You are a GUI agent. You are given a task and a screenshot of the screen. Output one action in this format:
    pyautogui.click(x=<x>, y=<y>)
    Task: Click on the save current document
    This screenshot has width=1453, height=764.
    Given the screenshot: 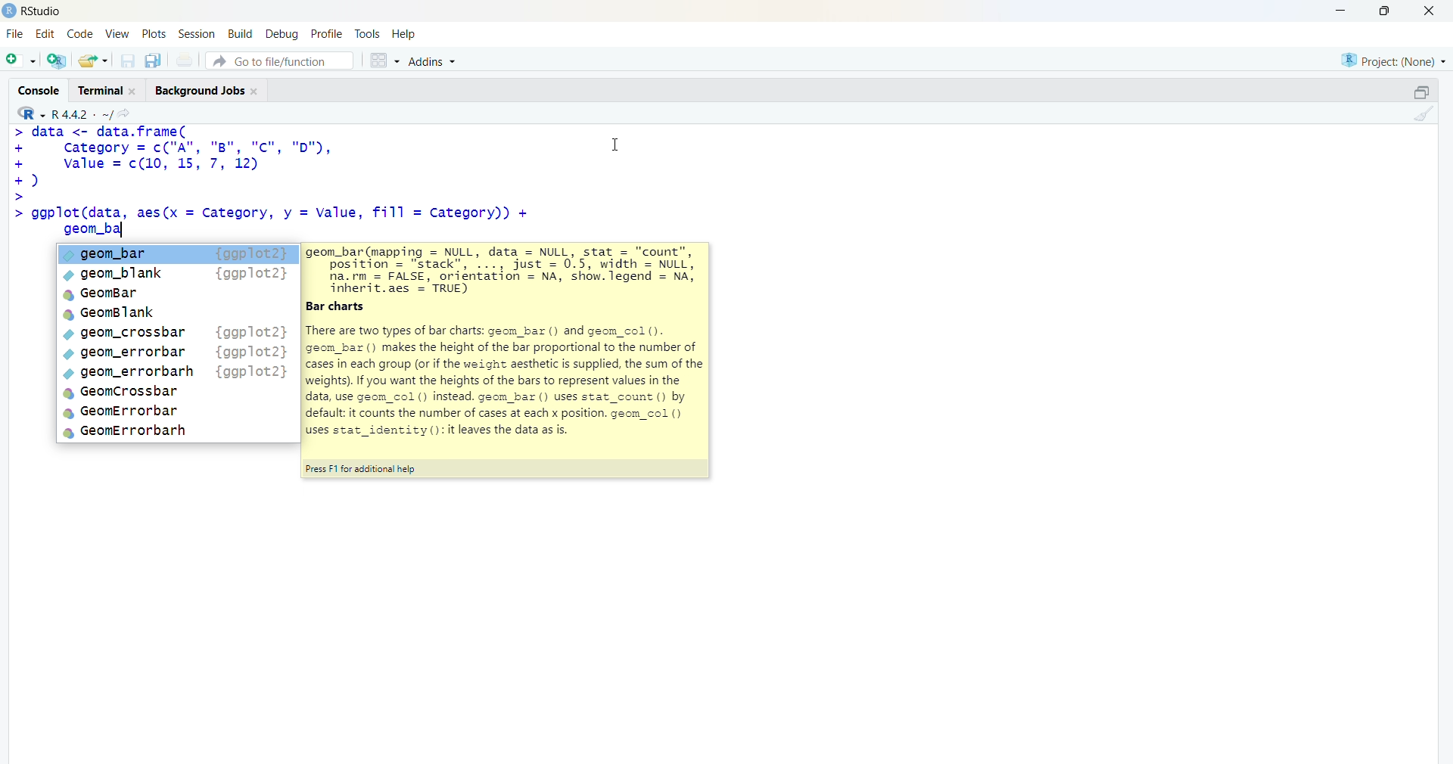 What is the action you would take?
    pyautogui.click(x=127, y=61)
    